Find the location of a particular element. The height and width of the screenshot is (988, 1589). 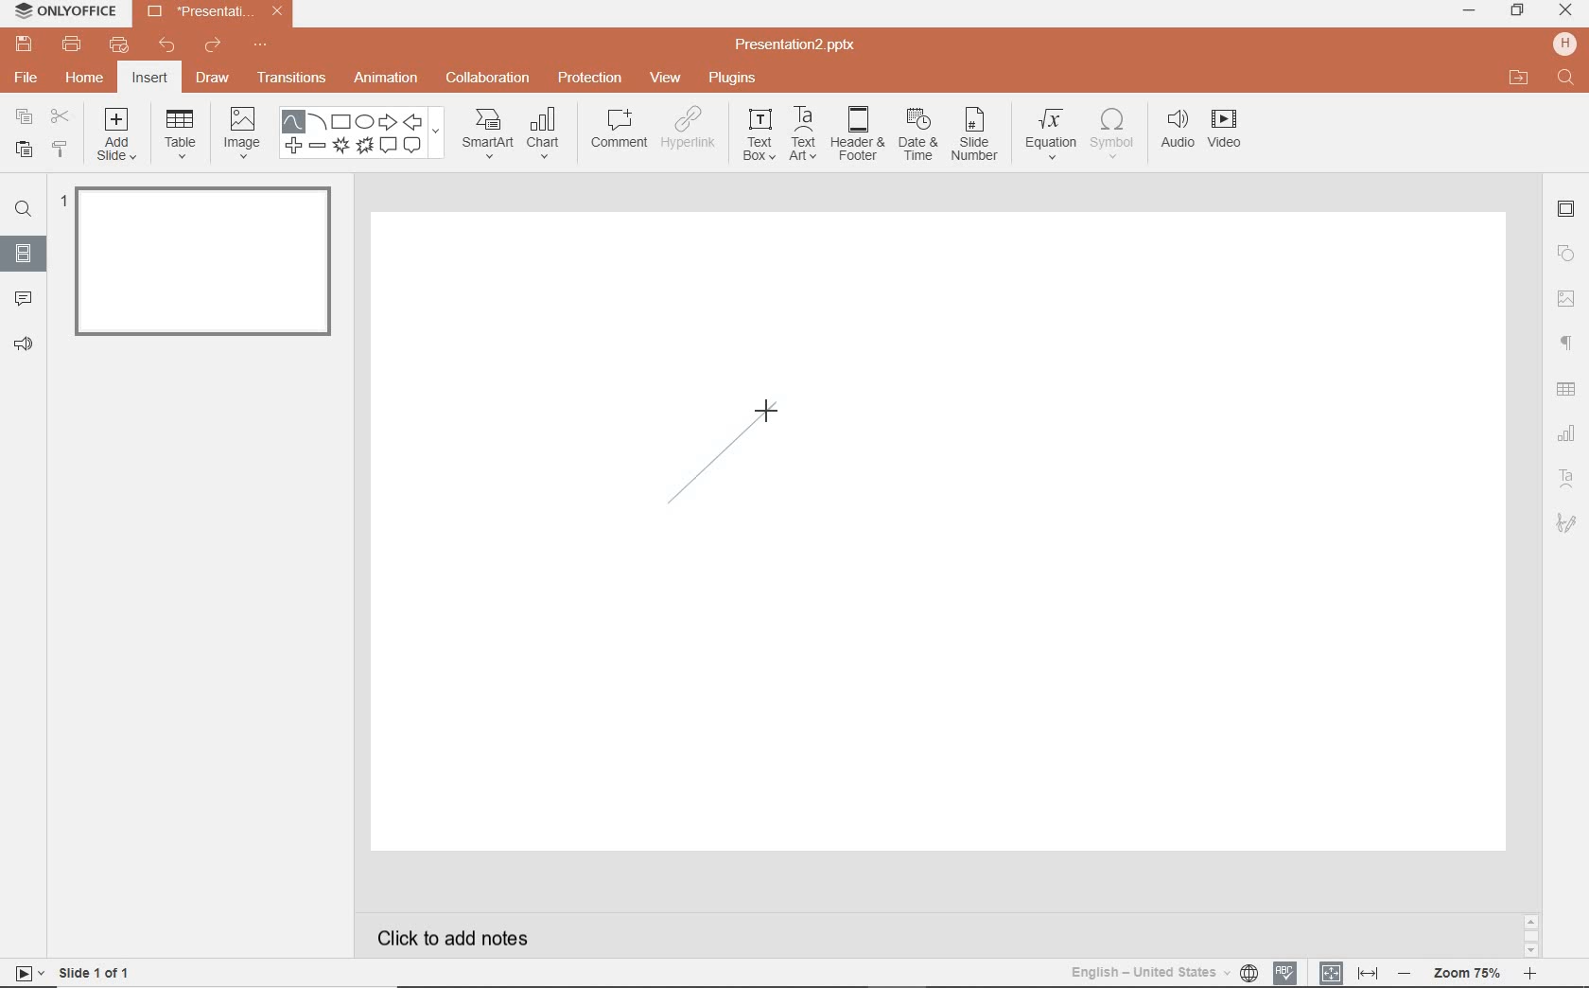

PASTE is located at coordinates (22, 149).